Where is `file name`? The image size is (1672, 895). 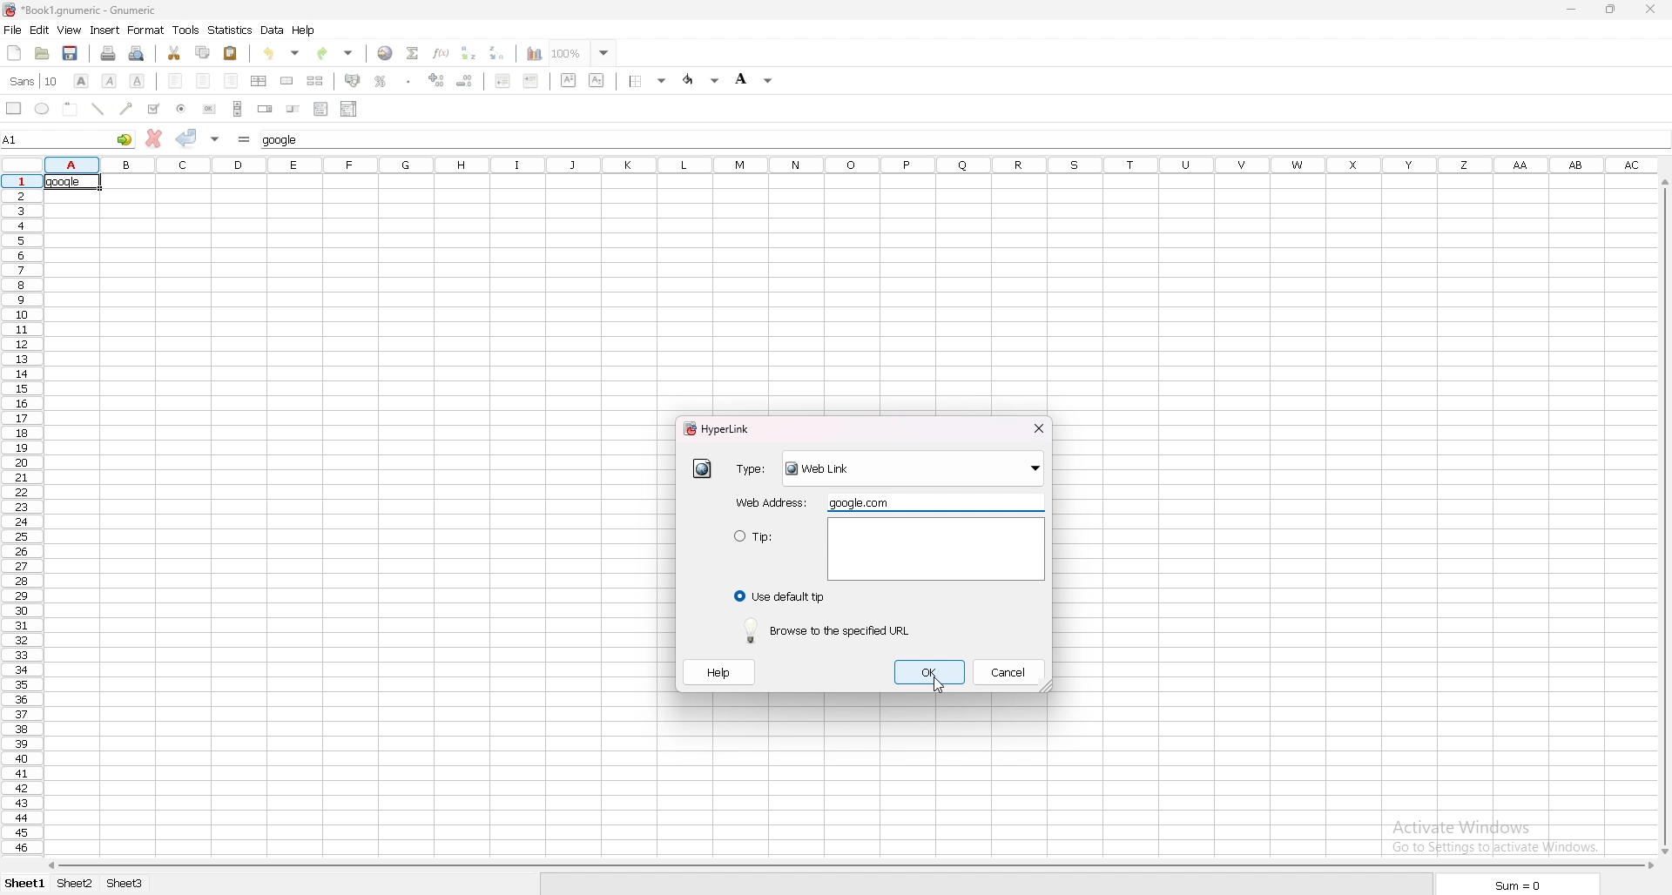 file name is located at coordinates (139, 12).